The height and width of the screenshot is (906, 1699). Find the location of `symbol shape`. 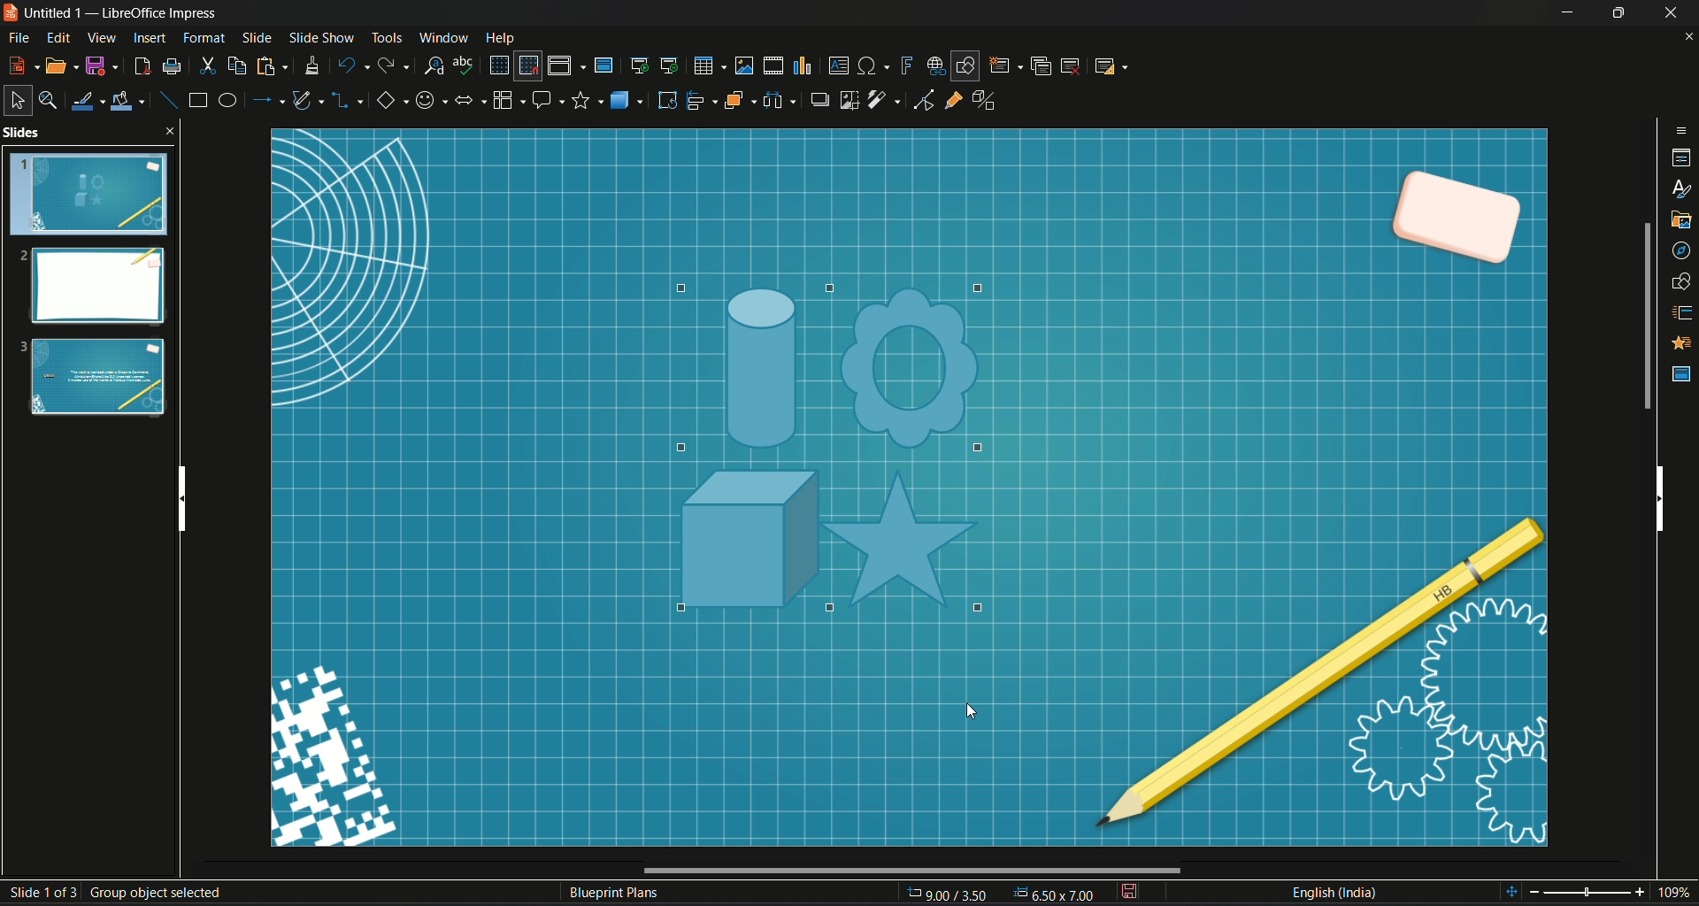

symbol shape is located at coordinates (429, 103).